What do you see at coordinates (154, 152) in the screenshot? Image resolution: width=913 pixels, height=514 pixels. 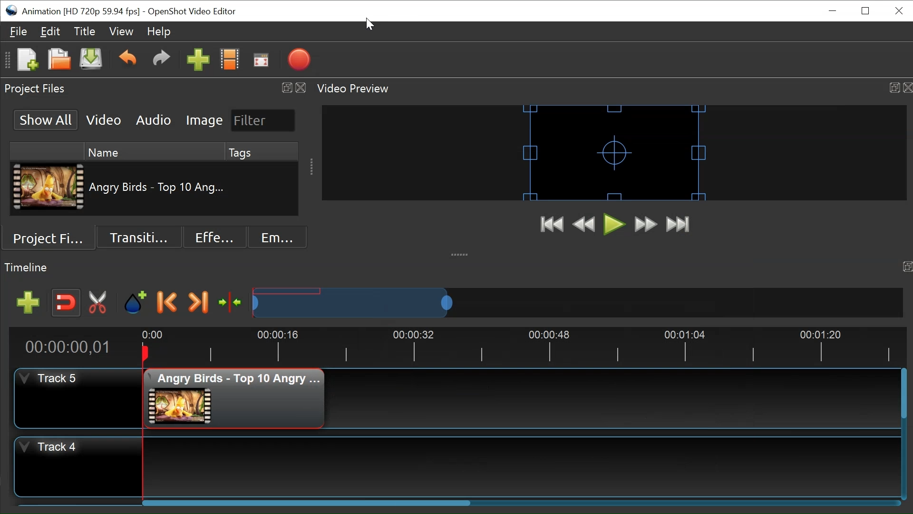 I see `Name` at bounding box center [154, 152].